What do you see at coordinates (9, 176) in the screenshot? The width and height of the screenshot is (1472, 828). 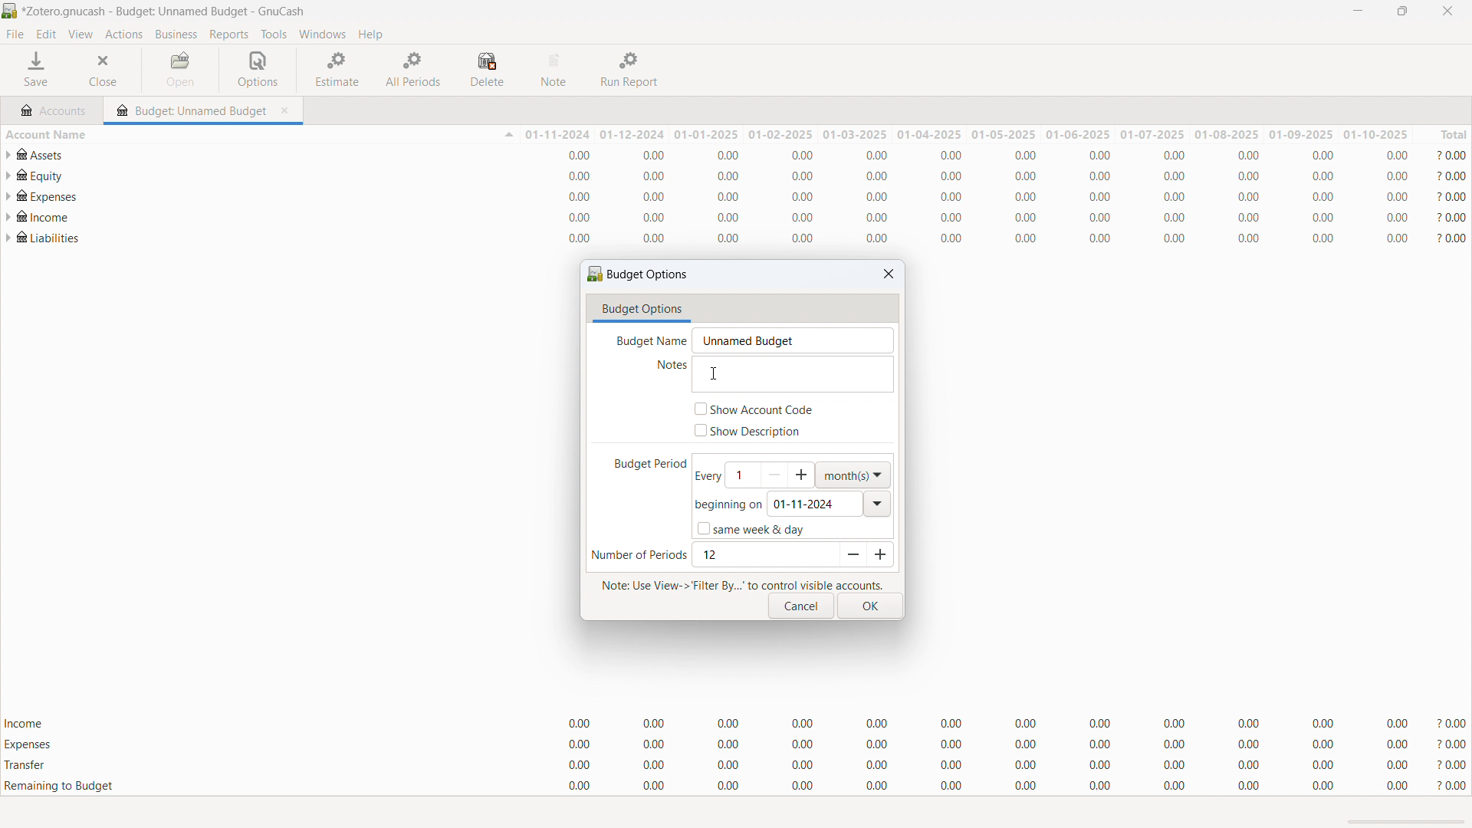 I see `expand subaccounts` at bounding box center [9, 176].